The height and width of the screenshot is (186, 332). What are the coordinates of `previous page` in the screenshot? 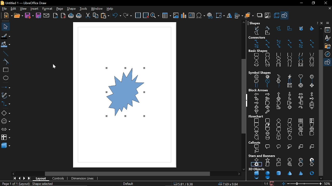 It's located at (19, 179).